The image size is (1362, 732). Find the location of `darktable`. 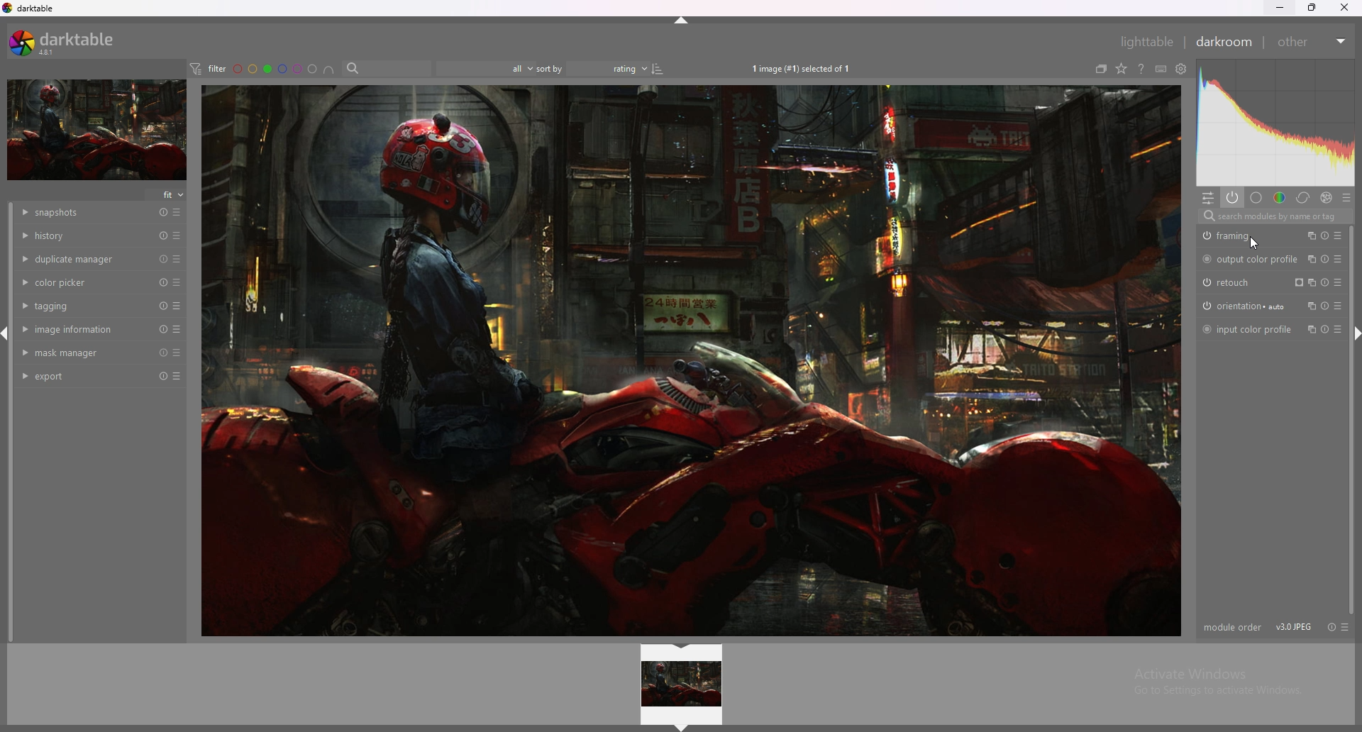

darktable is located at coordinates (30, 9).